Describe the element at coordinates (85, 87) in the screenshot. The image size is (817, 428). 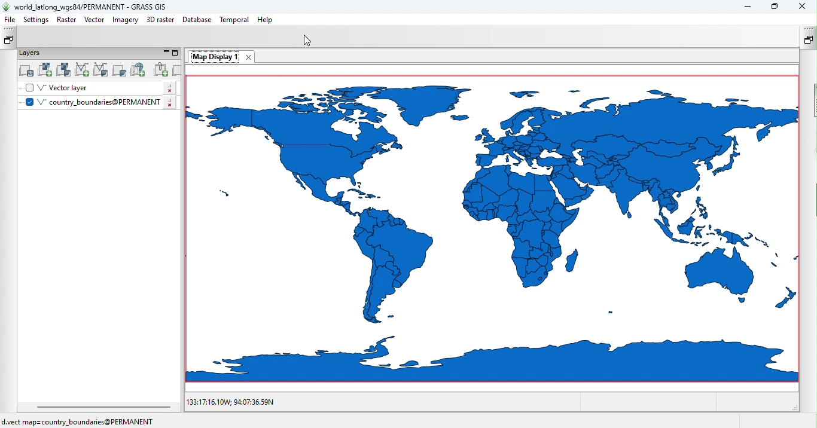
I see `Vector layer` at that location.